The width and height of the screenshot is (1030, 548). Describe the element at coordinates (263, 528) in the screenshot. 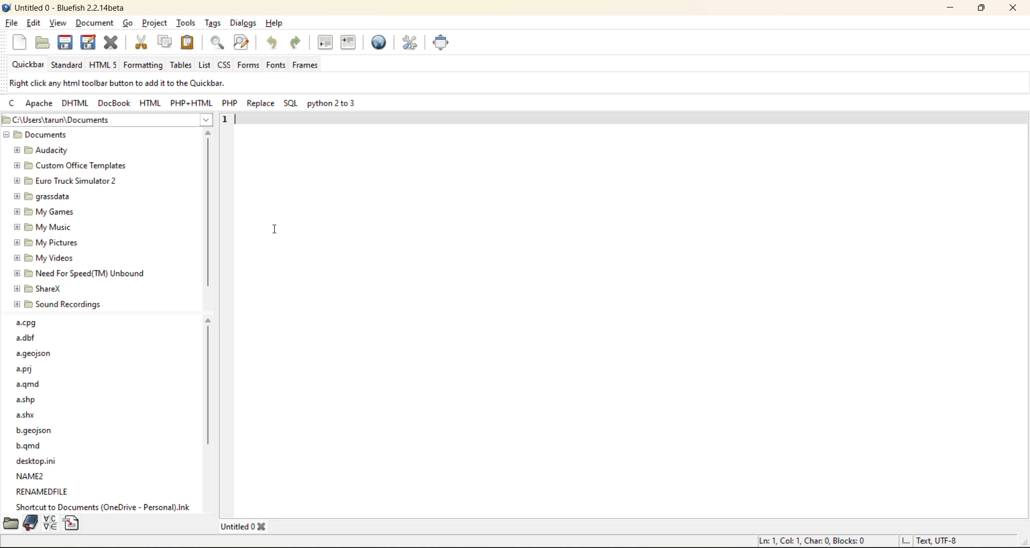

I see `Close` at that location.